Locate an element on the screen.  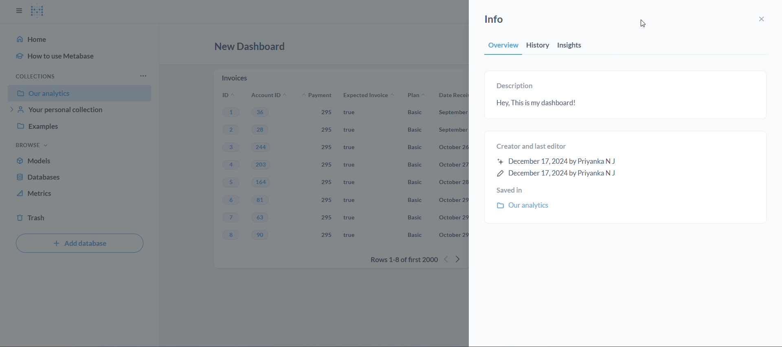
overview is located at coordinates (497, 47).